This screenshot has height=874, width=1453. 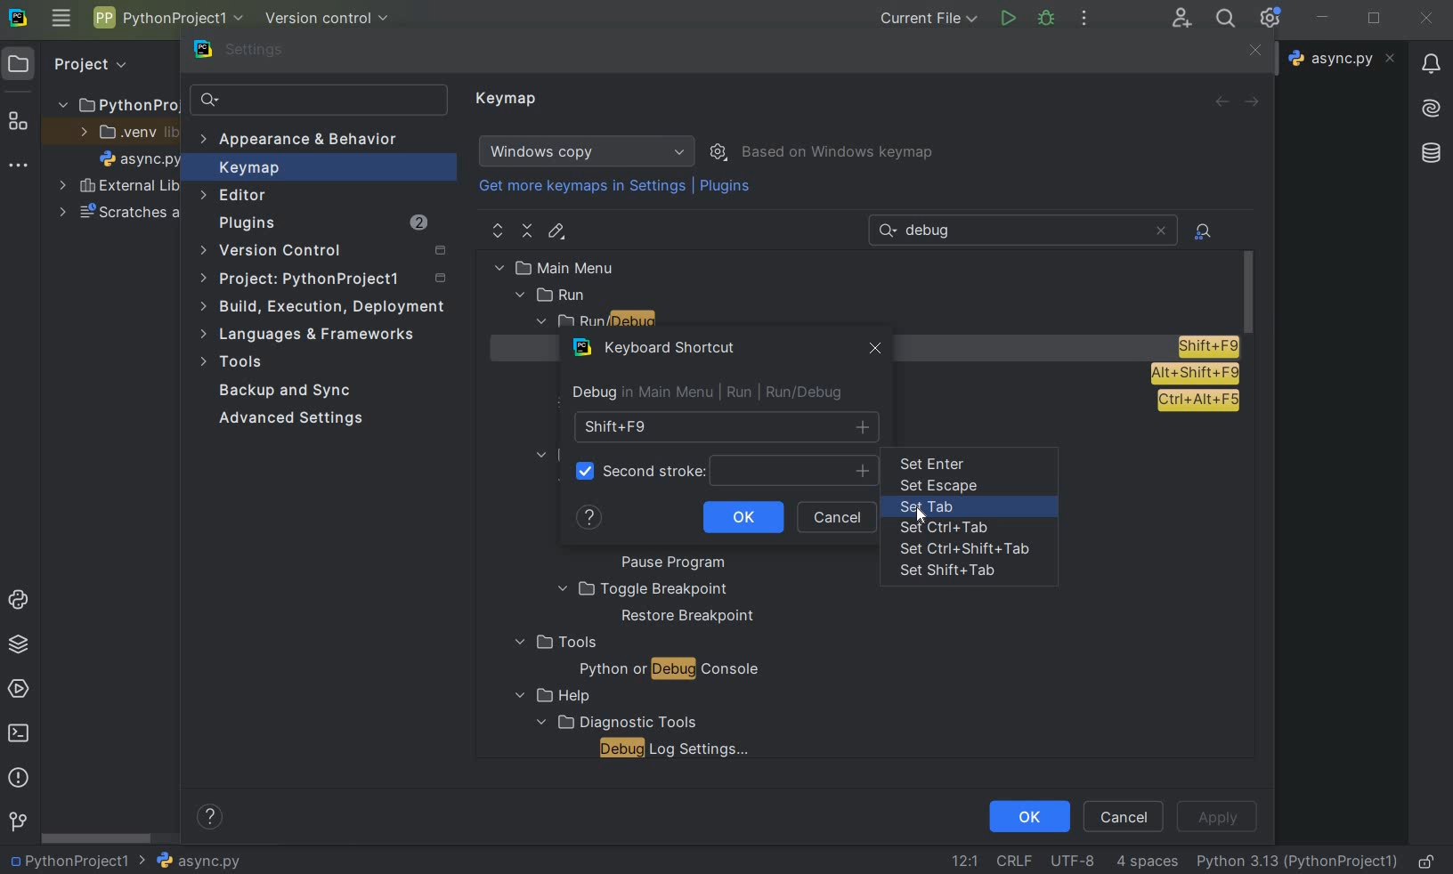 I want to click on python or debug console, so click(x=669, y=671).